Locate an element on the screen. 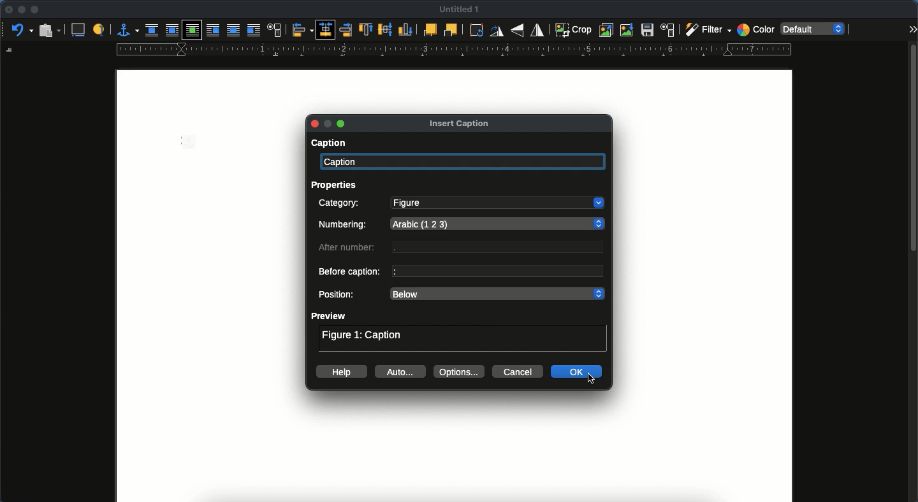 The height and width of the screenshot is (502, 918). caption is located at coordinates (326, 144).